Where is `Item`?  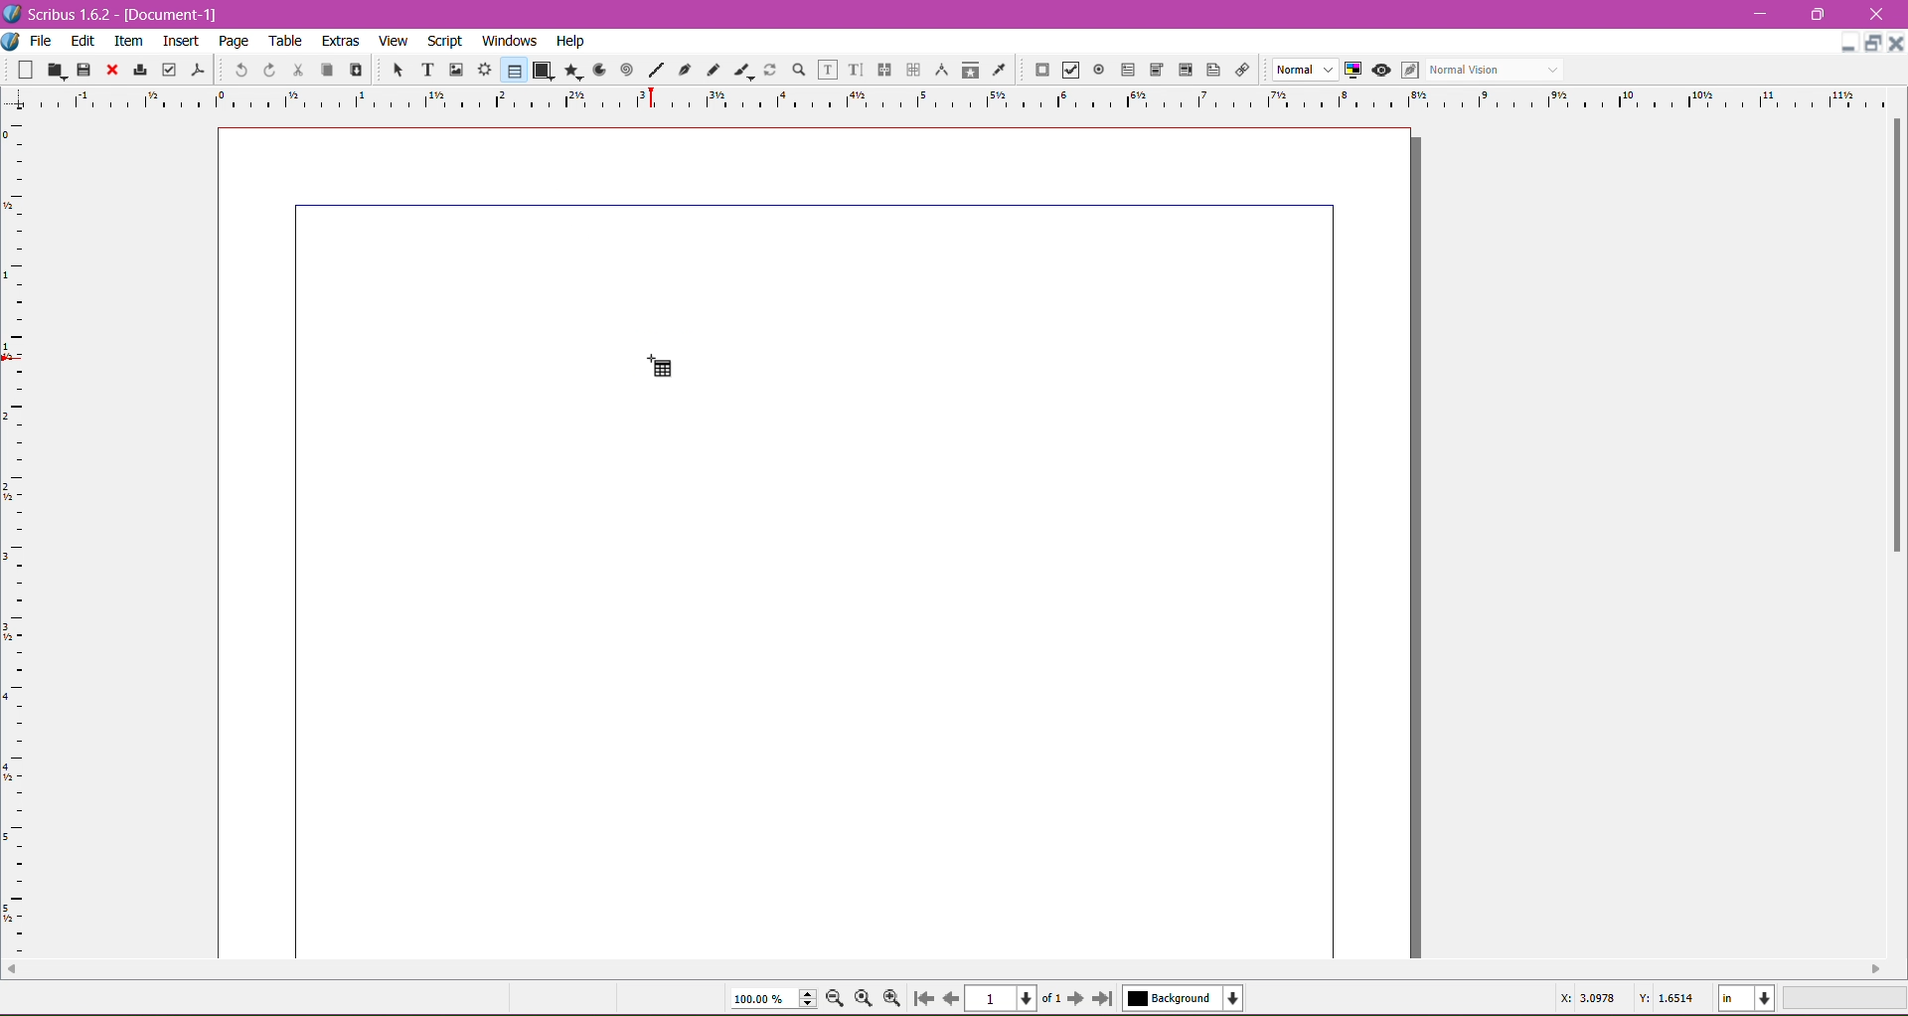 Item is located at coordinates (128, 41).